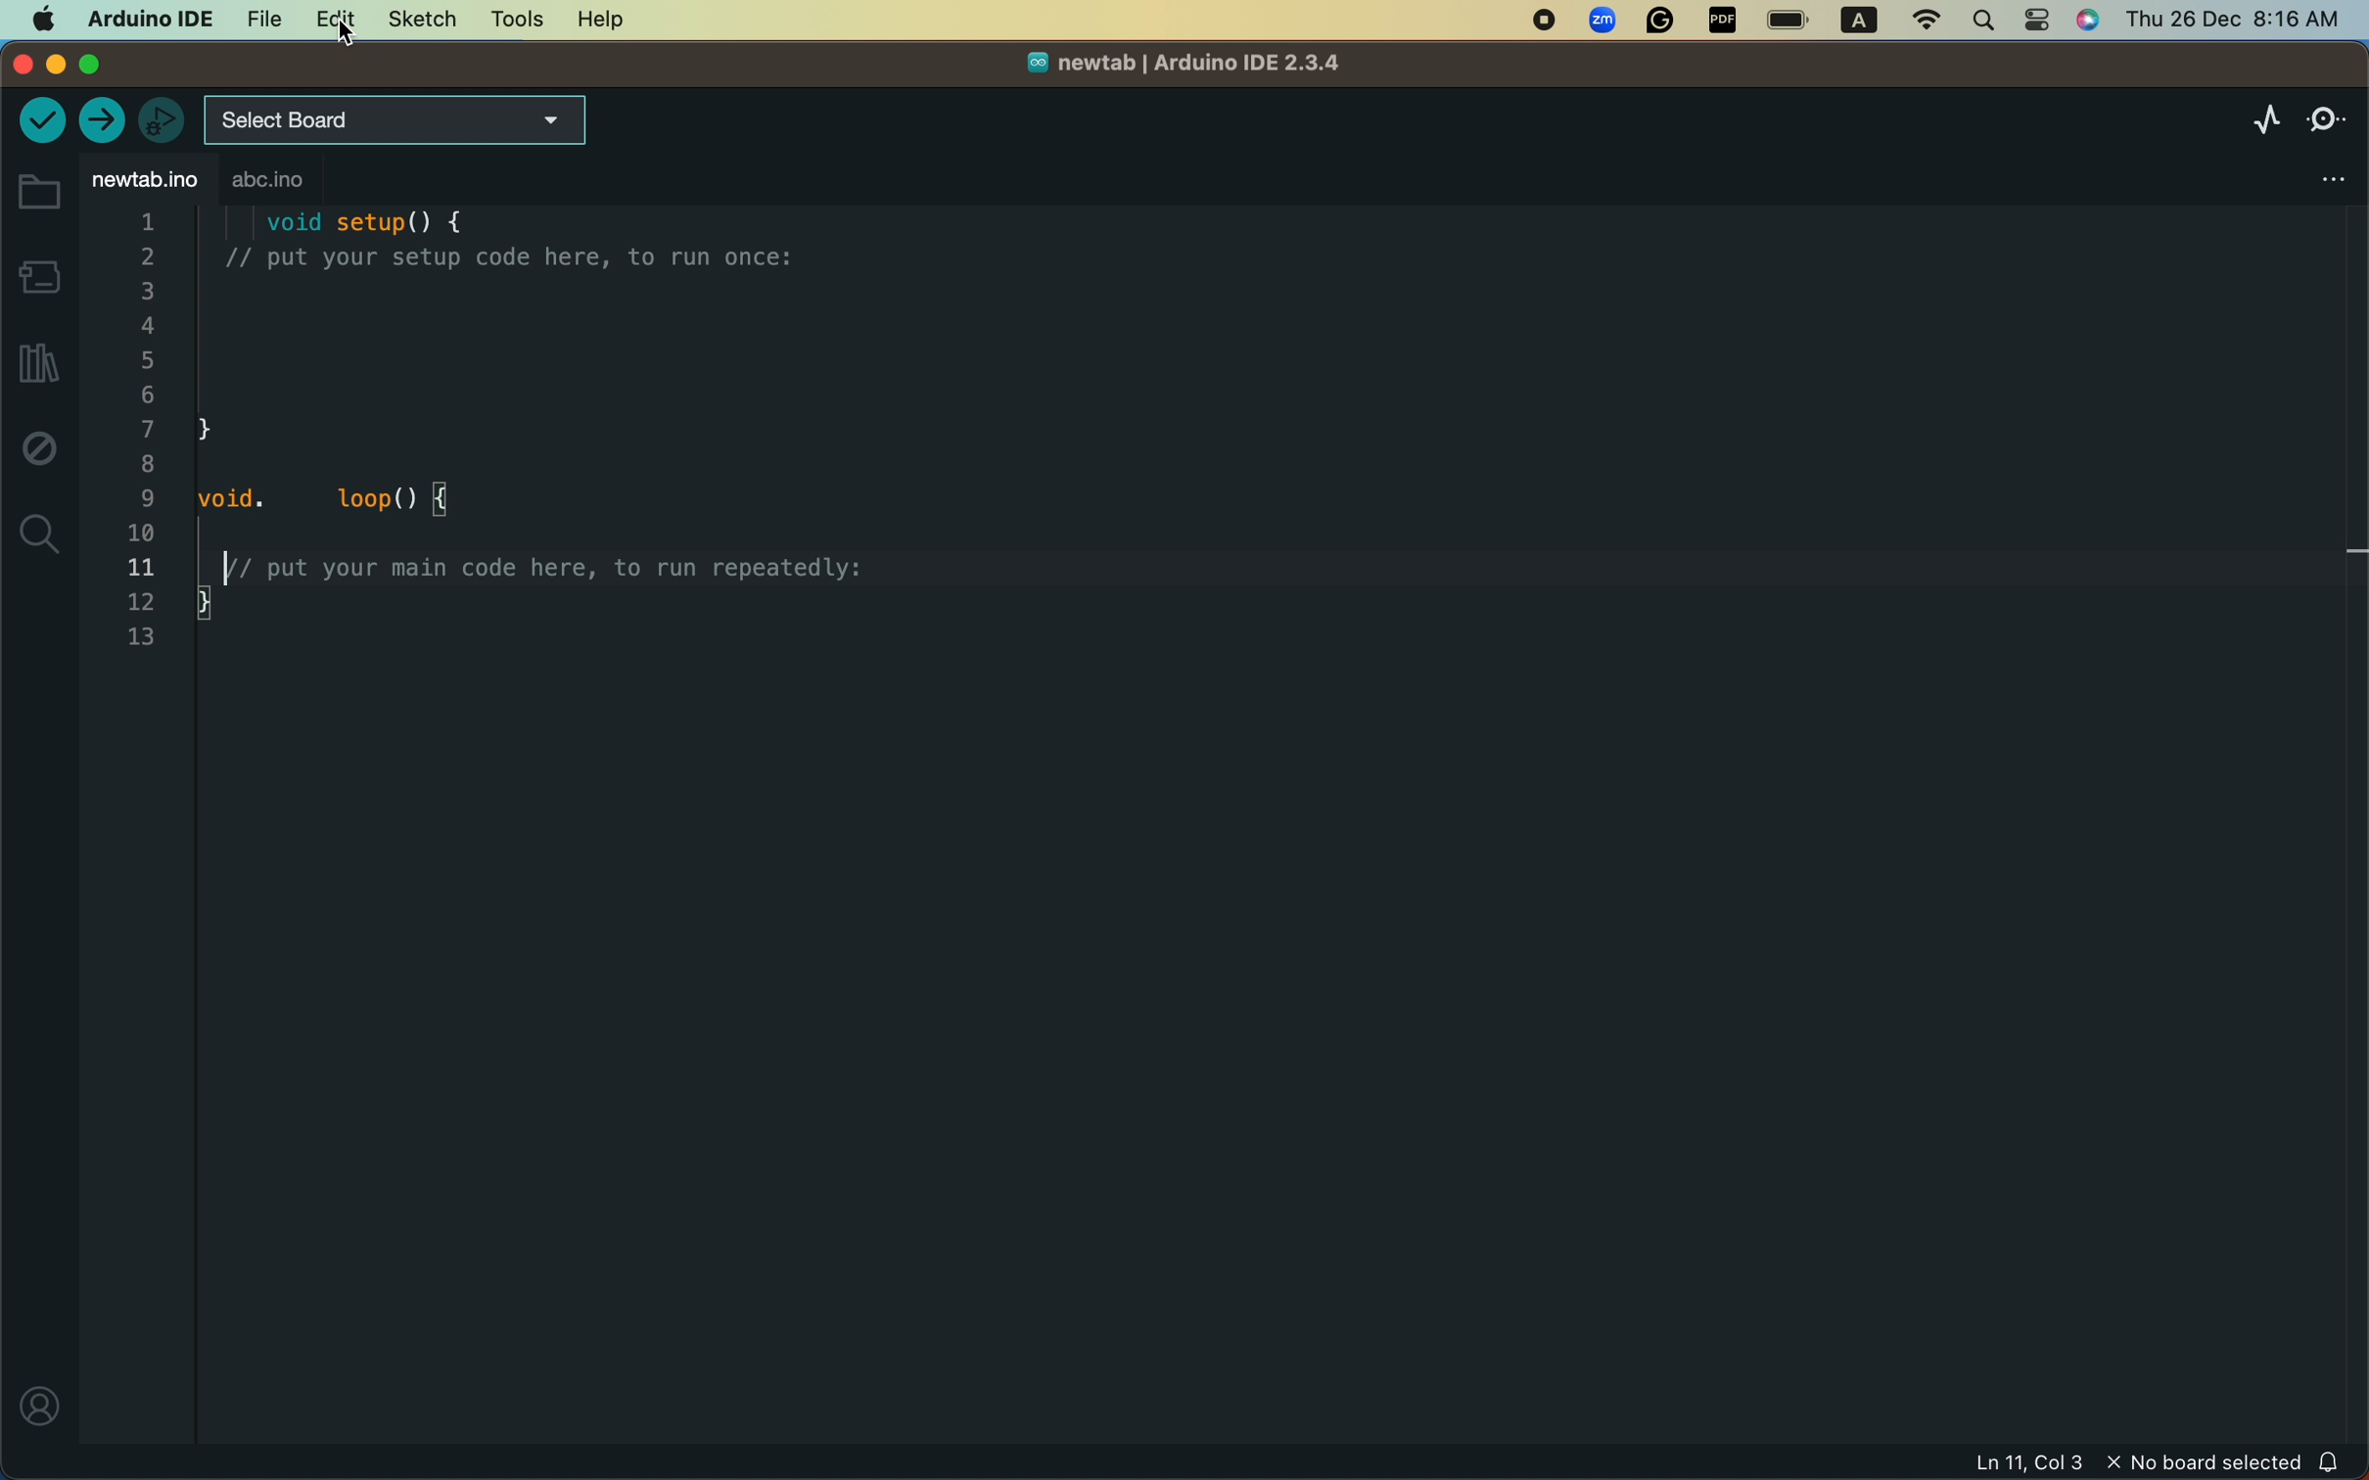  What do you see at coordinates (2093, 23) in the screenshot?
I see `siri` at bounding box center [2093, 23].